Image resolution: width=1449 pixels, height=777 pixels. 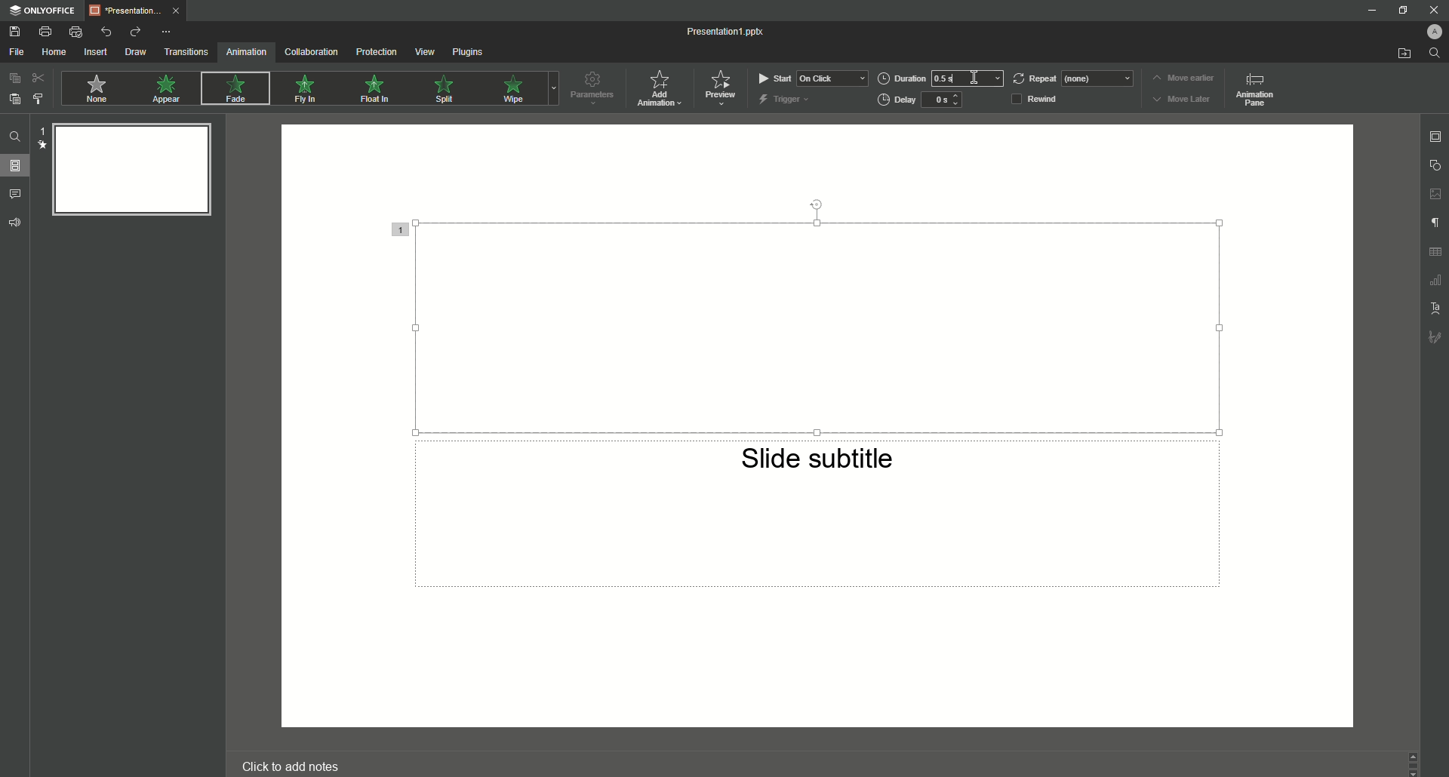 What do you see at coordinates (940, 78) in the screenshot?
I see `Duration` at bounding box center [940, 78].